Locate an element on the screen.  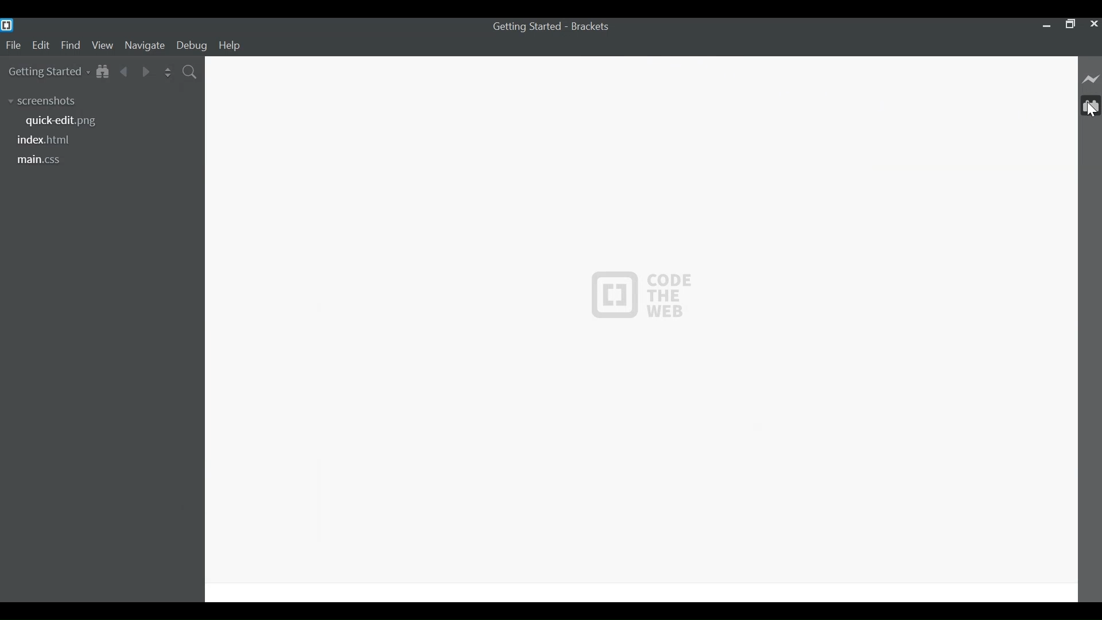
Getting Started is located at coordinates (49, 72).